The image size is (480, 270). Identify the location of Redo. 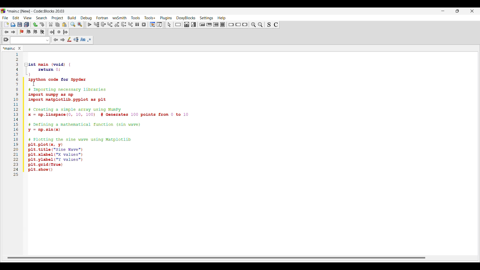
(42, 24).